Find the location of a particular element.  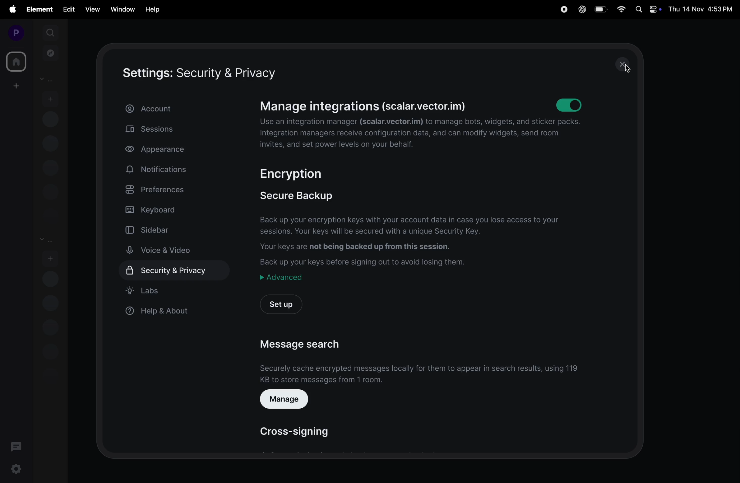

People is located at coordinates (49, 80).